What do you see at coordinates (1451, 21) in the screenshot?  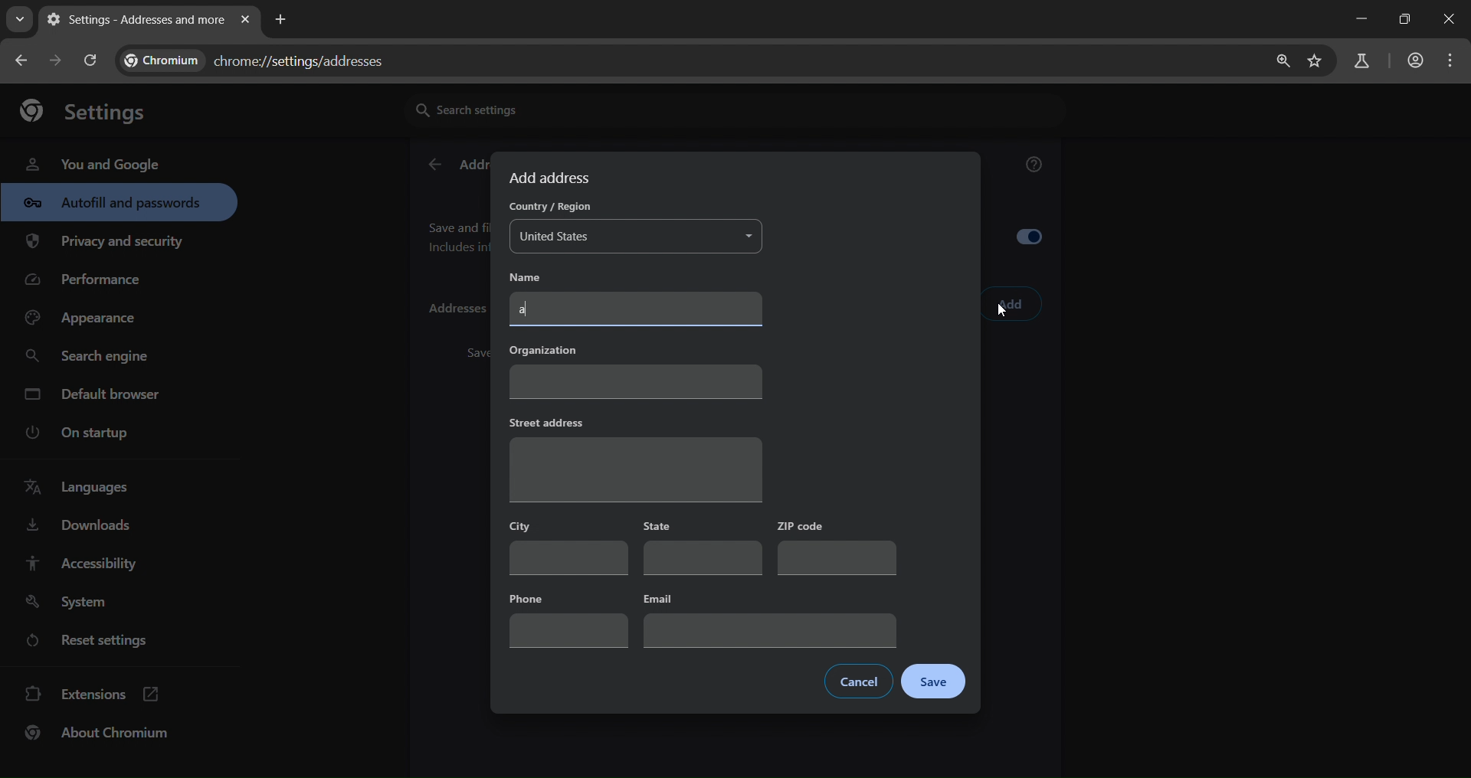 I see `close` at bounding box center [1451, 21].